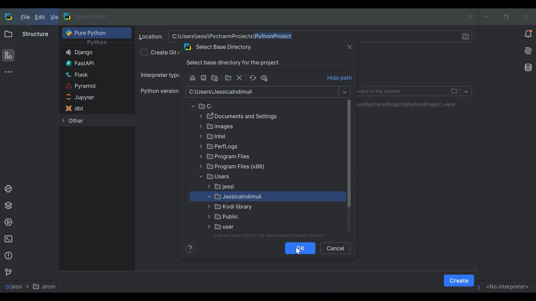 The width and height of the screenshot is (536, 301). What do you see at coordinates (8, 223) in the screenshot?
I see `Services` at bounding box center [8, 223].